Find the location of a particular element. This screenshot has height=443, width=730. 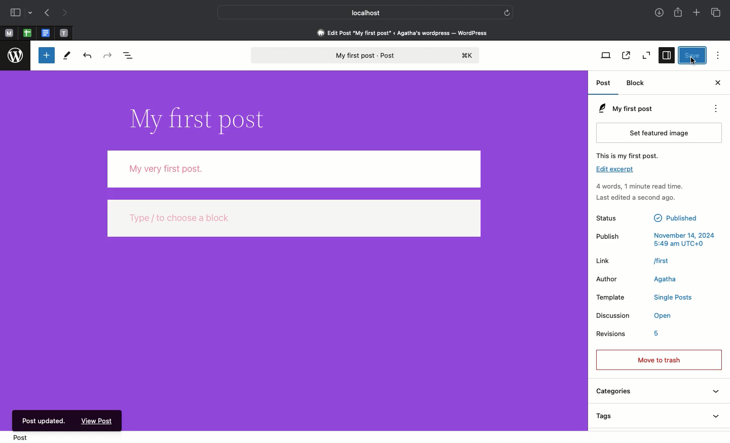

My very first post. is located at coordinates (294, 170).